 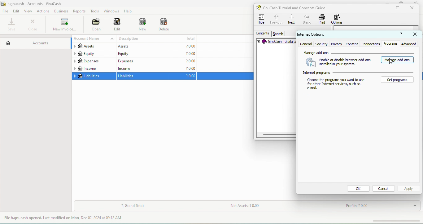 I want to click on ?0.00, so click(x=183, y=68).